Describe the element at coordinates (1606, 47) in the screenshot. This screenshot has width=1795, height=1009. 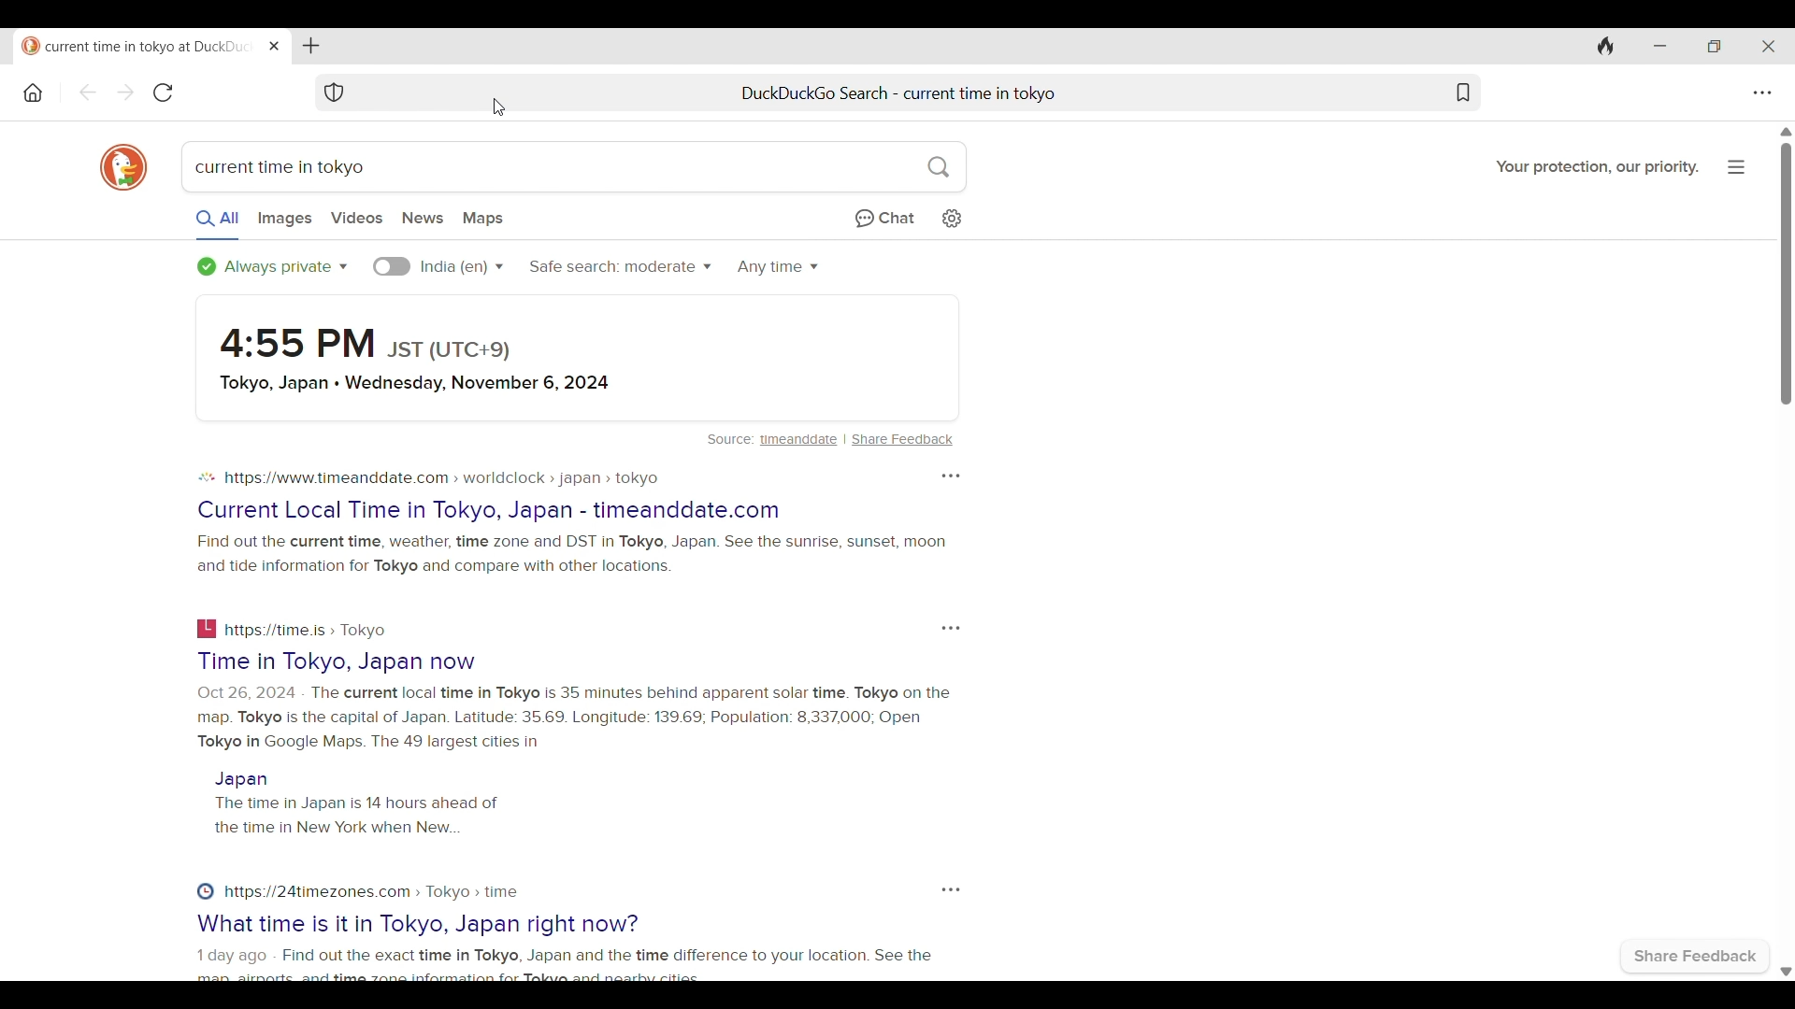
I see `Clear browsing history` at that location.